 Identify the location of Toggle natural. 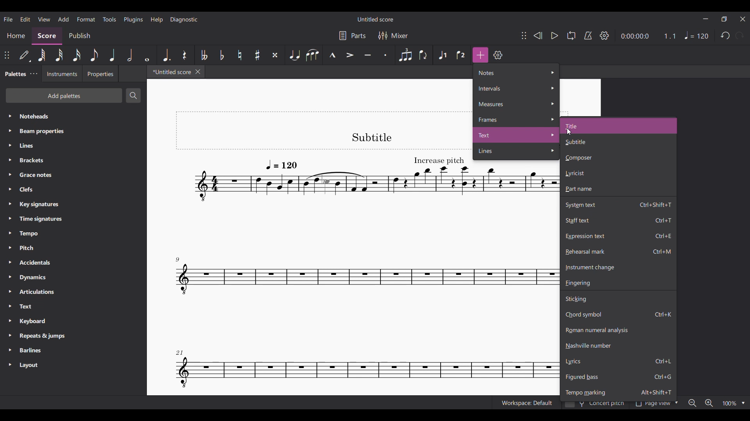
(239, 55).